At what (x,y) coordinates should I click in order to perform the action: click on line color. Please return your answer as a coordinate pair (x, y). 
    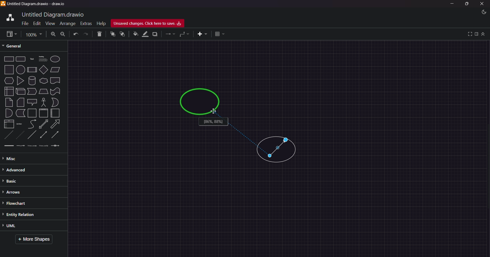
    Looking at the image, I should click on (145, 34).